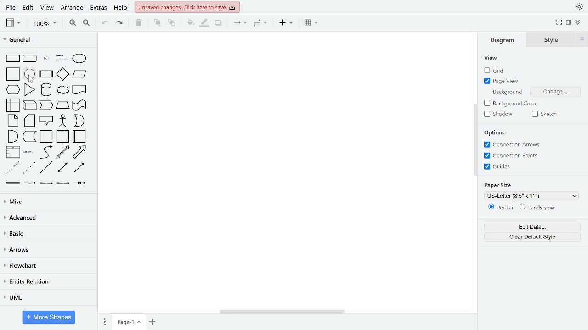  What do you see at coordinates (48, 249) in the screenshot?
I see `arrows` at bounding box center [48, 249].